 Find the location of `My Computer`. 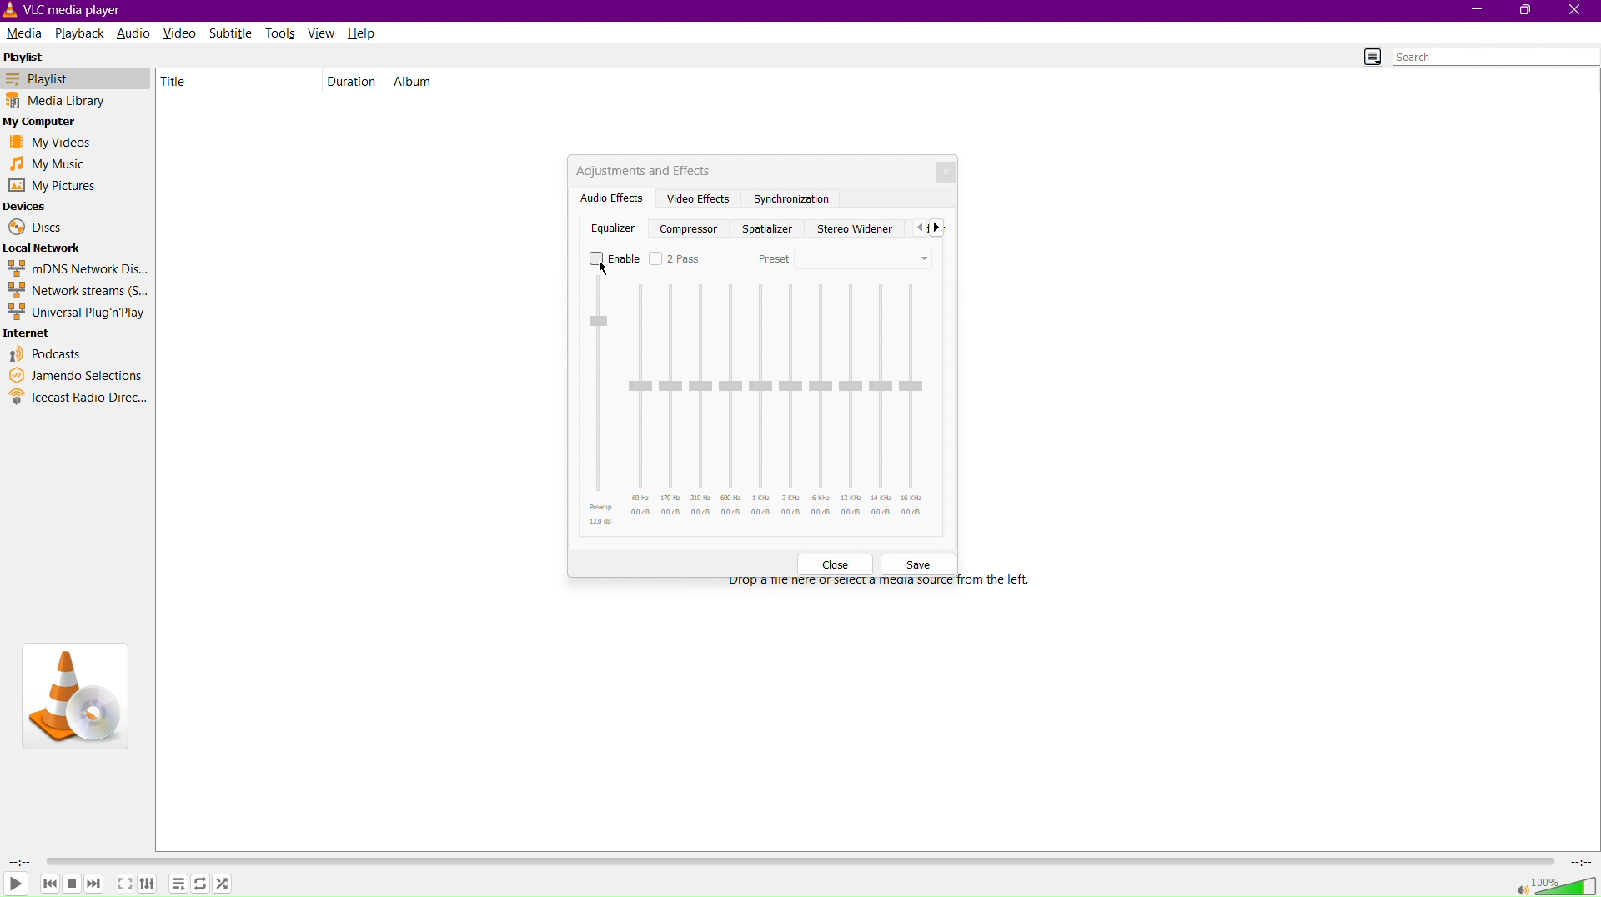

My Computer is located at coordinates (50, 123).